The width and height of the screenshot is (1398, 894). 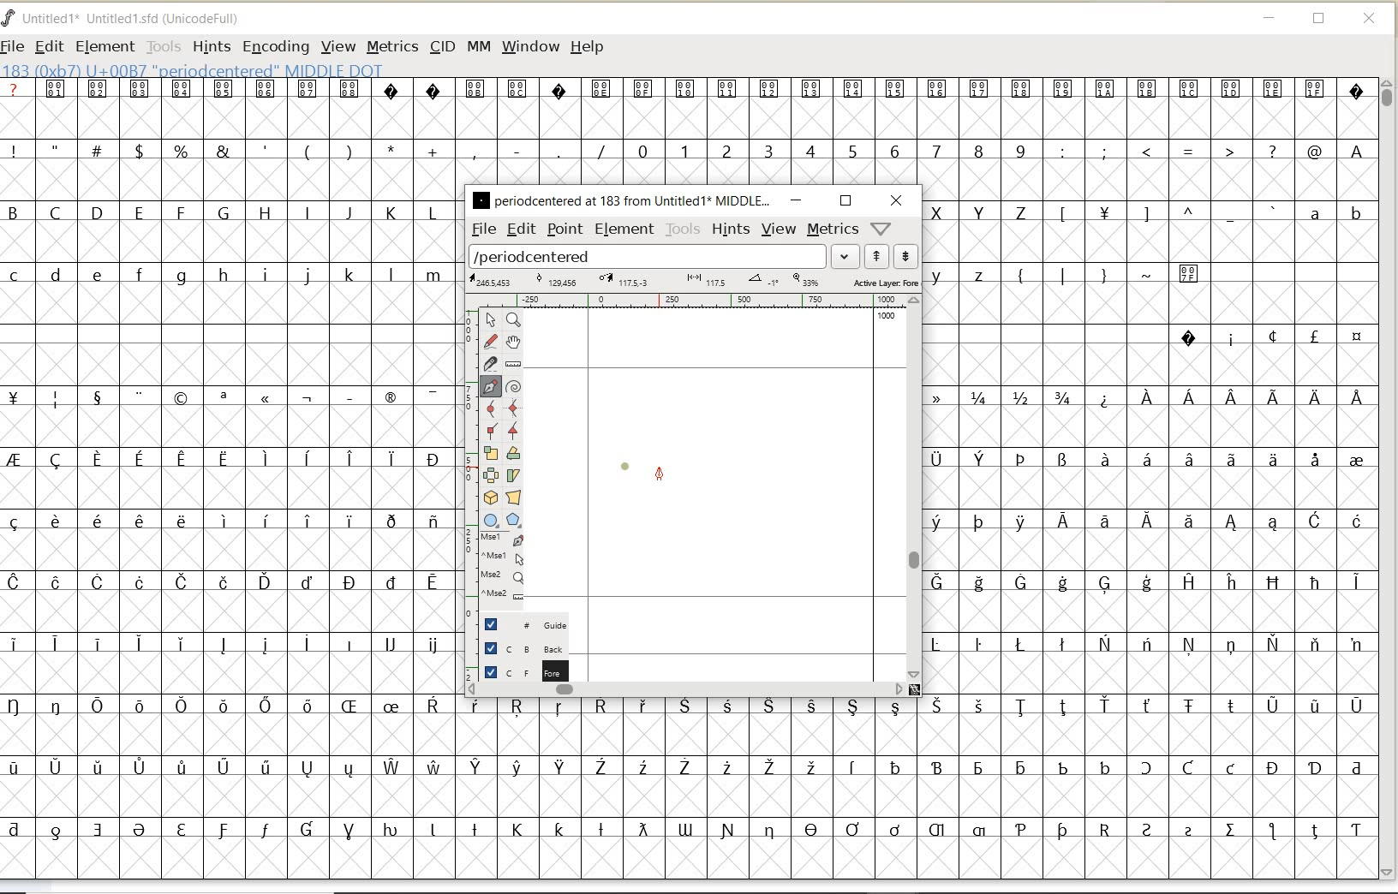 What do you see at coordinates (1371, 19) in the screenshot?
I see `CLOSE` at bounding box center [1371, 19].